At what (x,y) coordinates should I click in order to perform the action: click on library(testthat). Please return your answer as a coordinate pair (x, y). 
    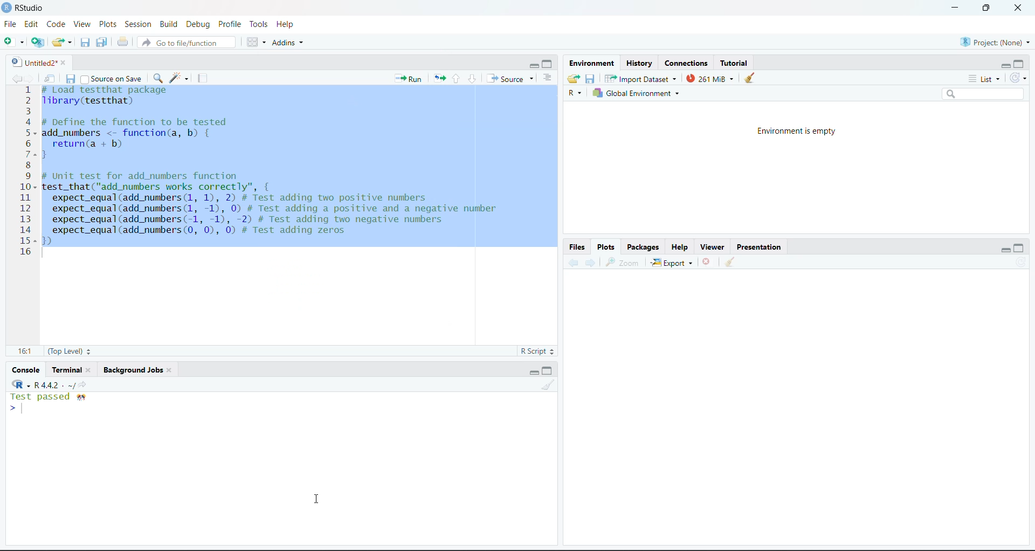
    Looking at the image, I should click on (88, 101).